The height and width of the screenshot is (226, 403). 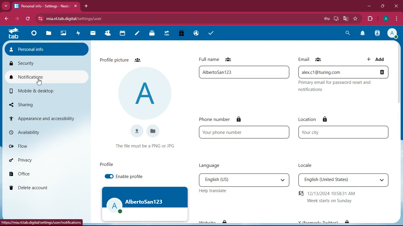 What do you see at coordinates (152, 33) in the screenshot?
I see `layers` at bounding box center [152, 33].